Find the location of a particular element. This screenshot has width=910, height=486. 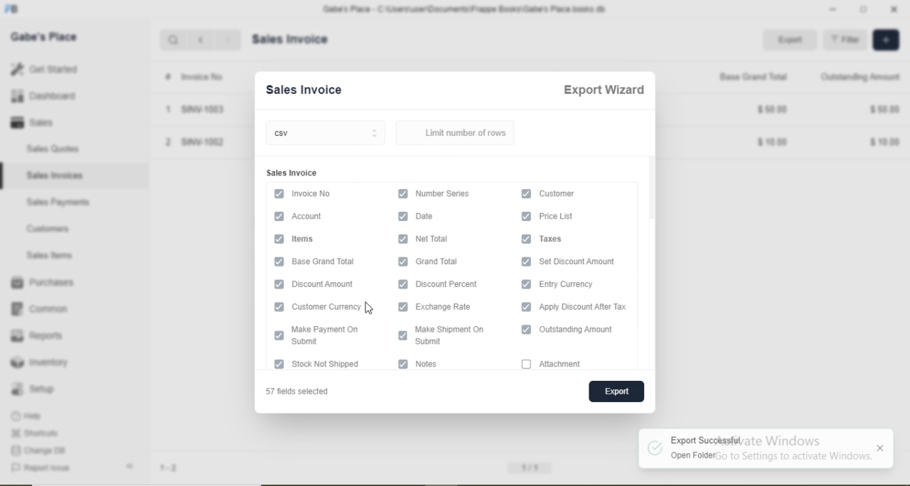

Base Grand Total is located at coordinates (748, 76).